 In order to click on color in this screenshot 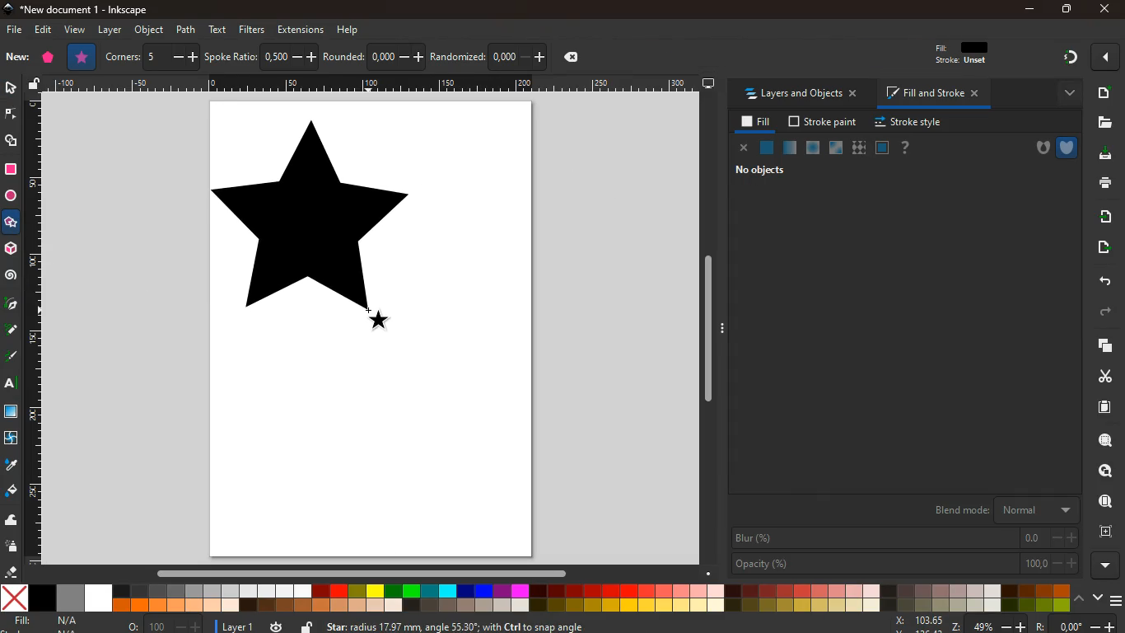, I will do `click(535, 598)`.